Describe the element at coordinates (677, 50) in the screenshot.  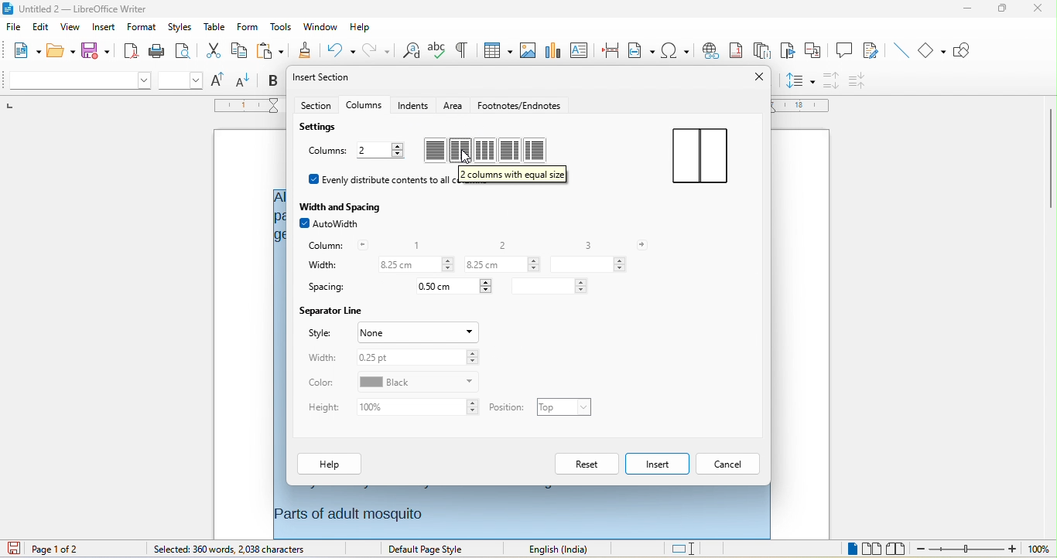
I see `special character` at that location.